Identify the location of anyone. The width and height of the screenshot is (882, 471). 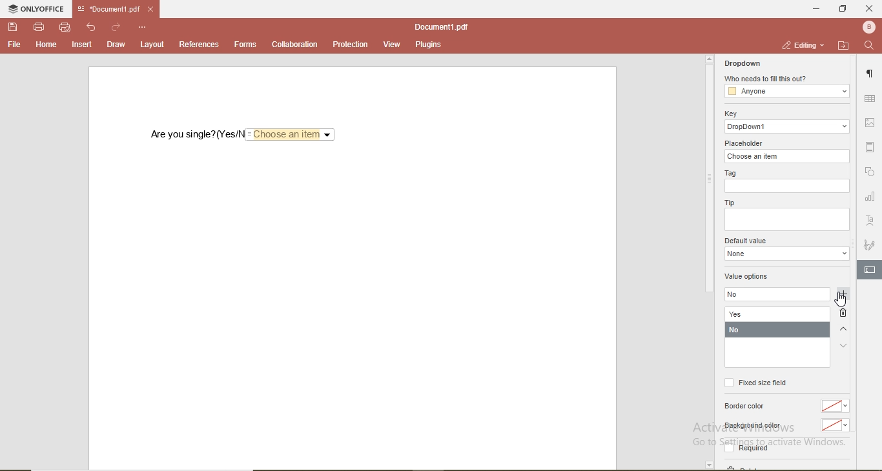
(786, 91).